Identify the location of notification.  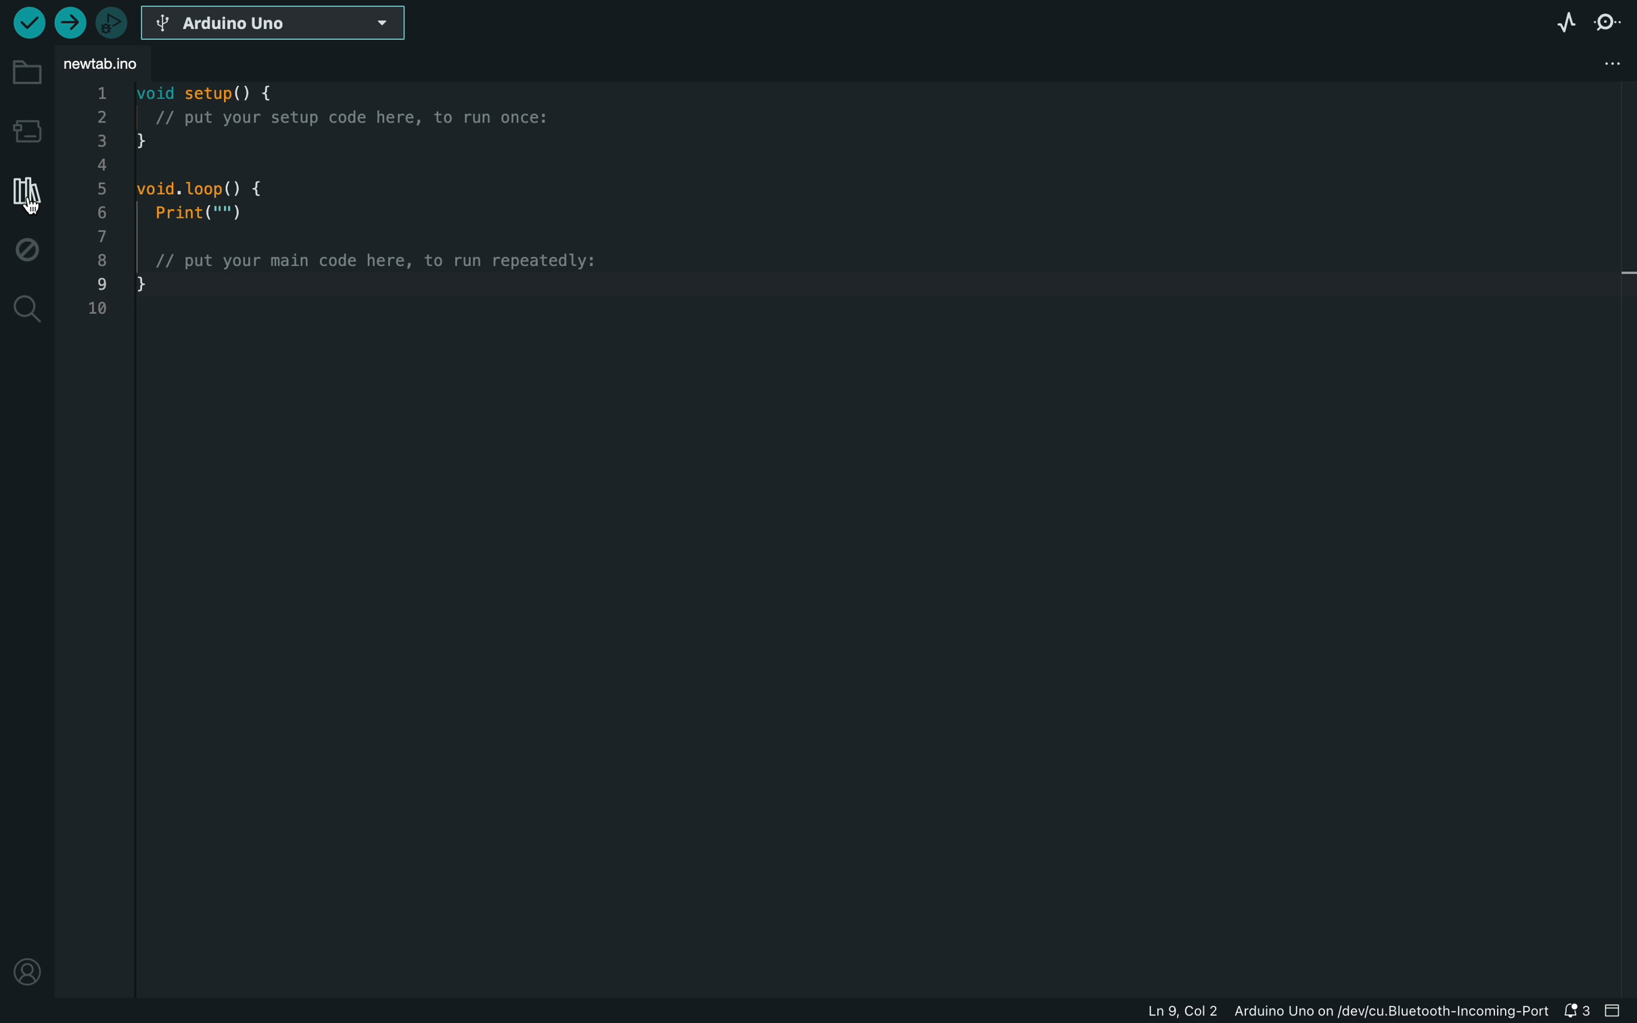
(1577, 1009).